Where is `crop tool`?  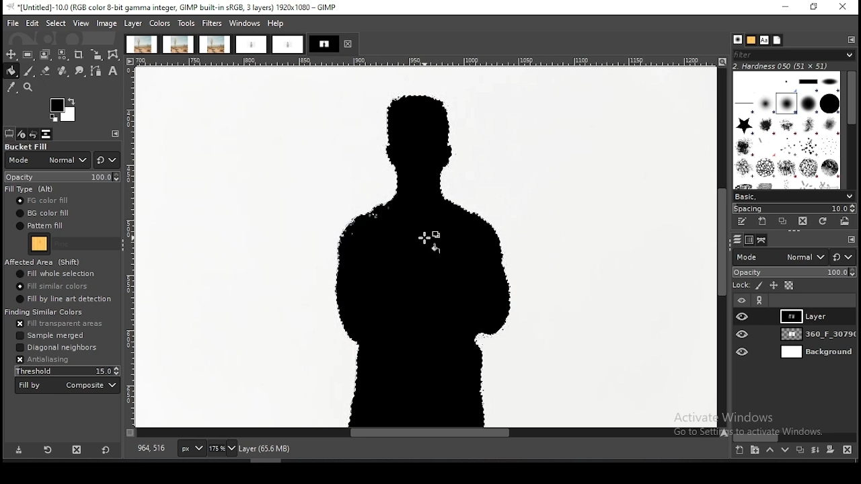
crop tool is located at coordinates (79, 56).